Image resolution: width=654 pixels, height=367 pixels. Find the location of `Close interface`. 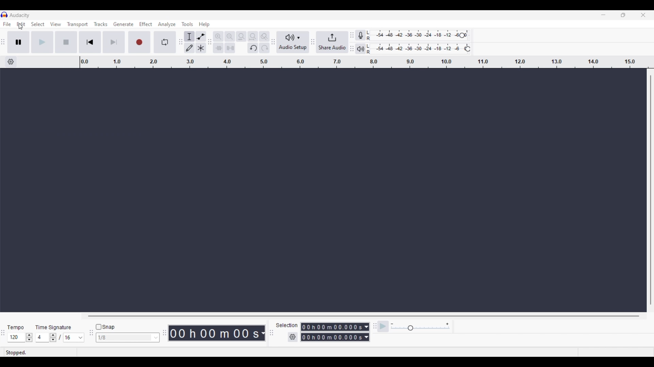

Close interface is located at coordinates (643, 15).